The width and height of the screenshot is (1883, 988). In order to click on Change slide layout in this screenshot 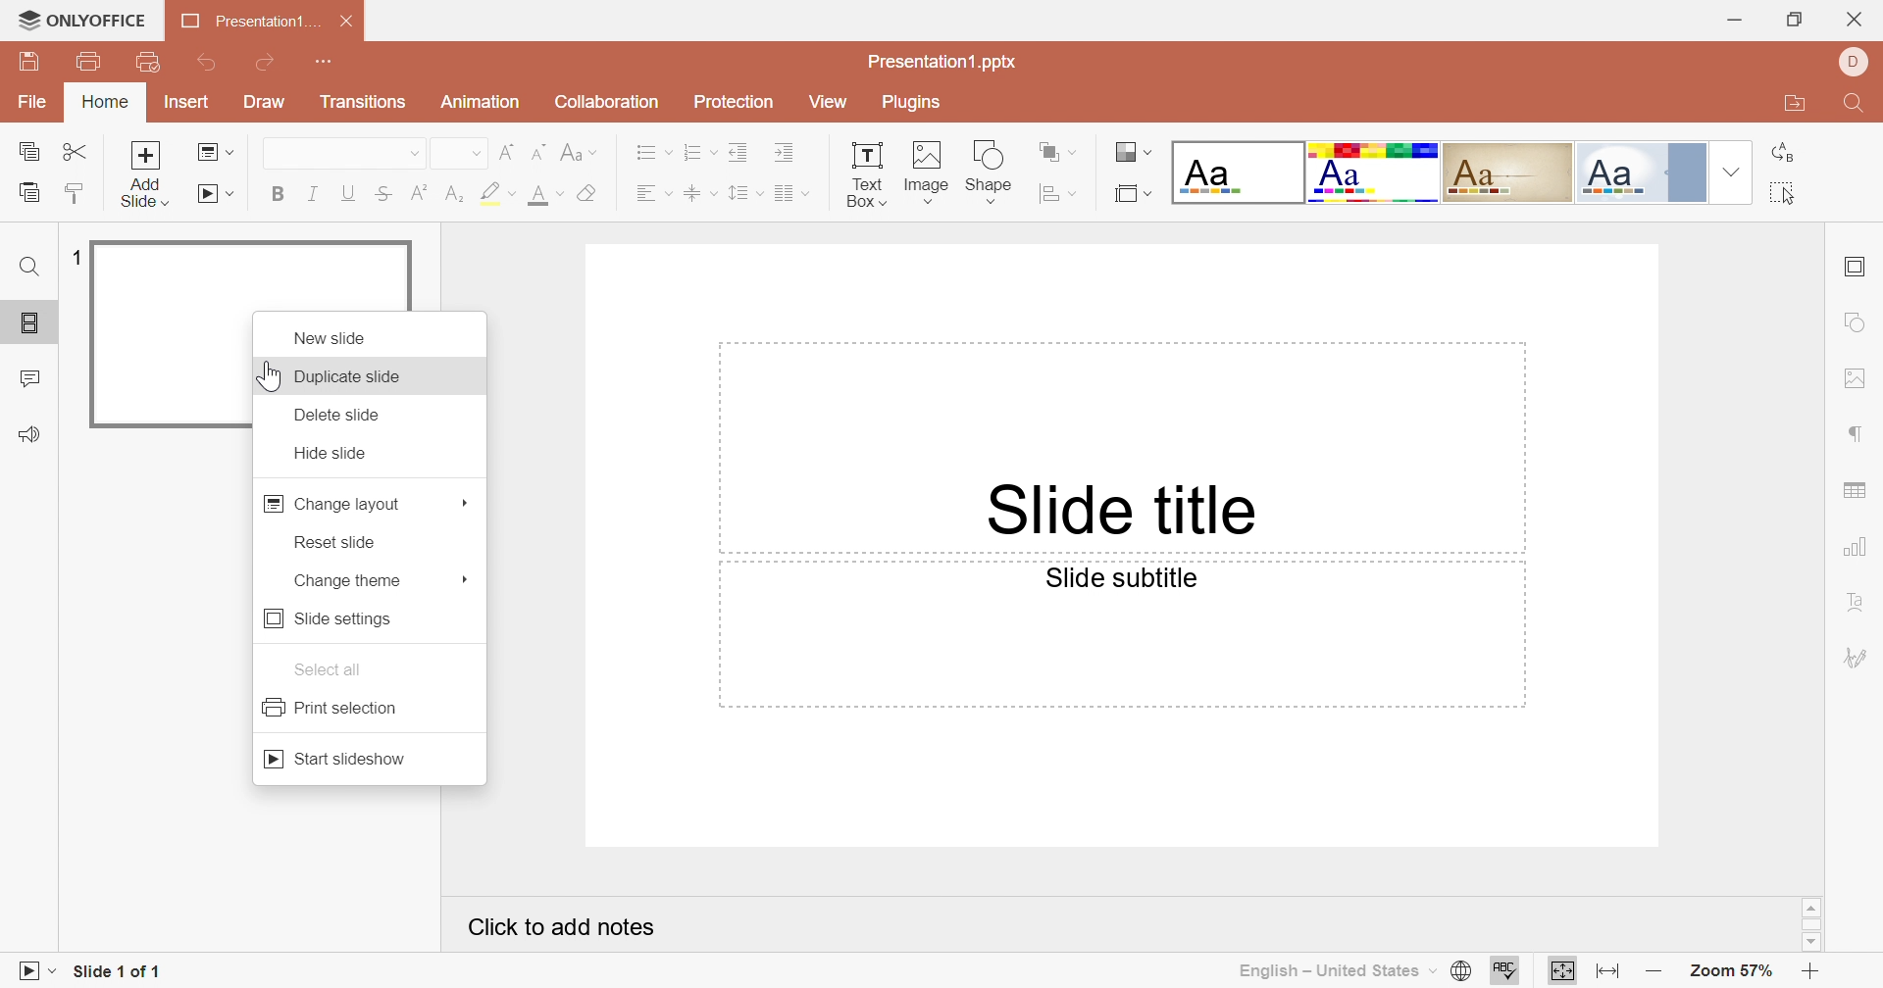, I will do `click(211, 152)`.